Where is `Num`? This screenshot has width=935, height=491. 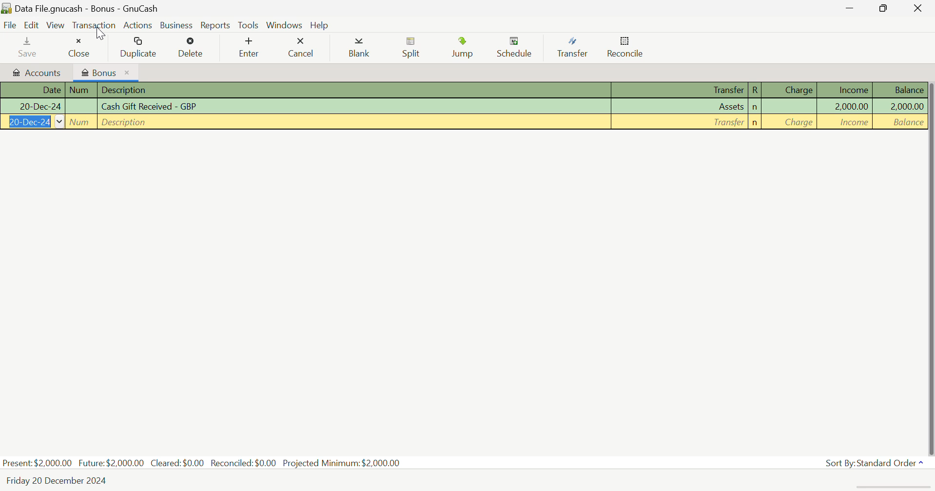
Num is located at coordinates (81, 106).